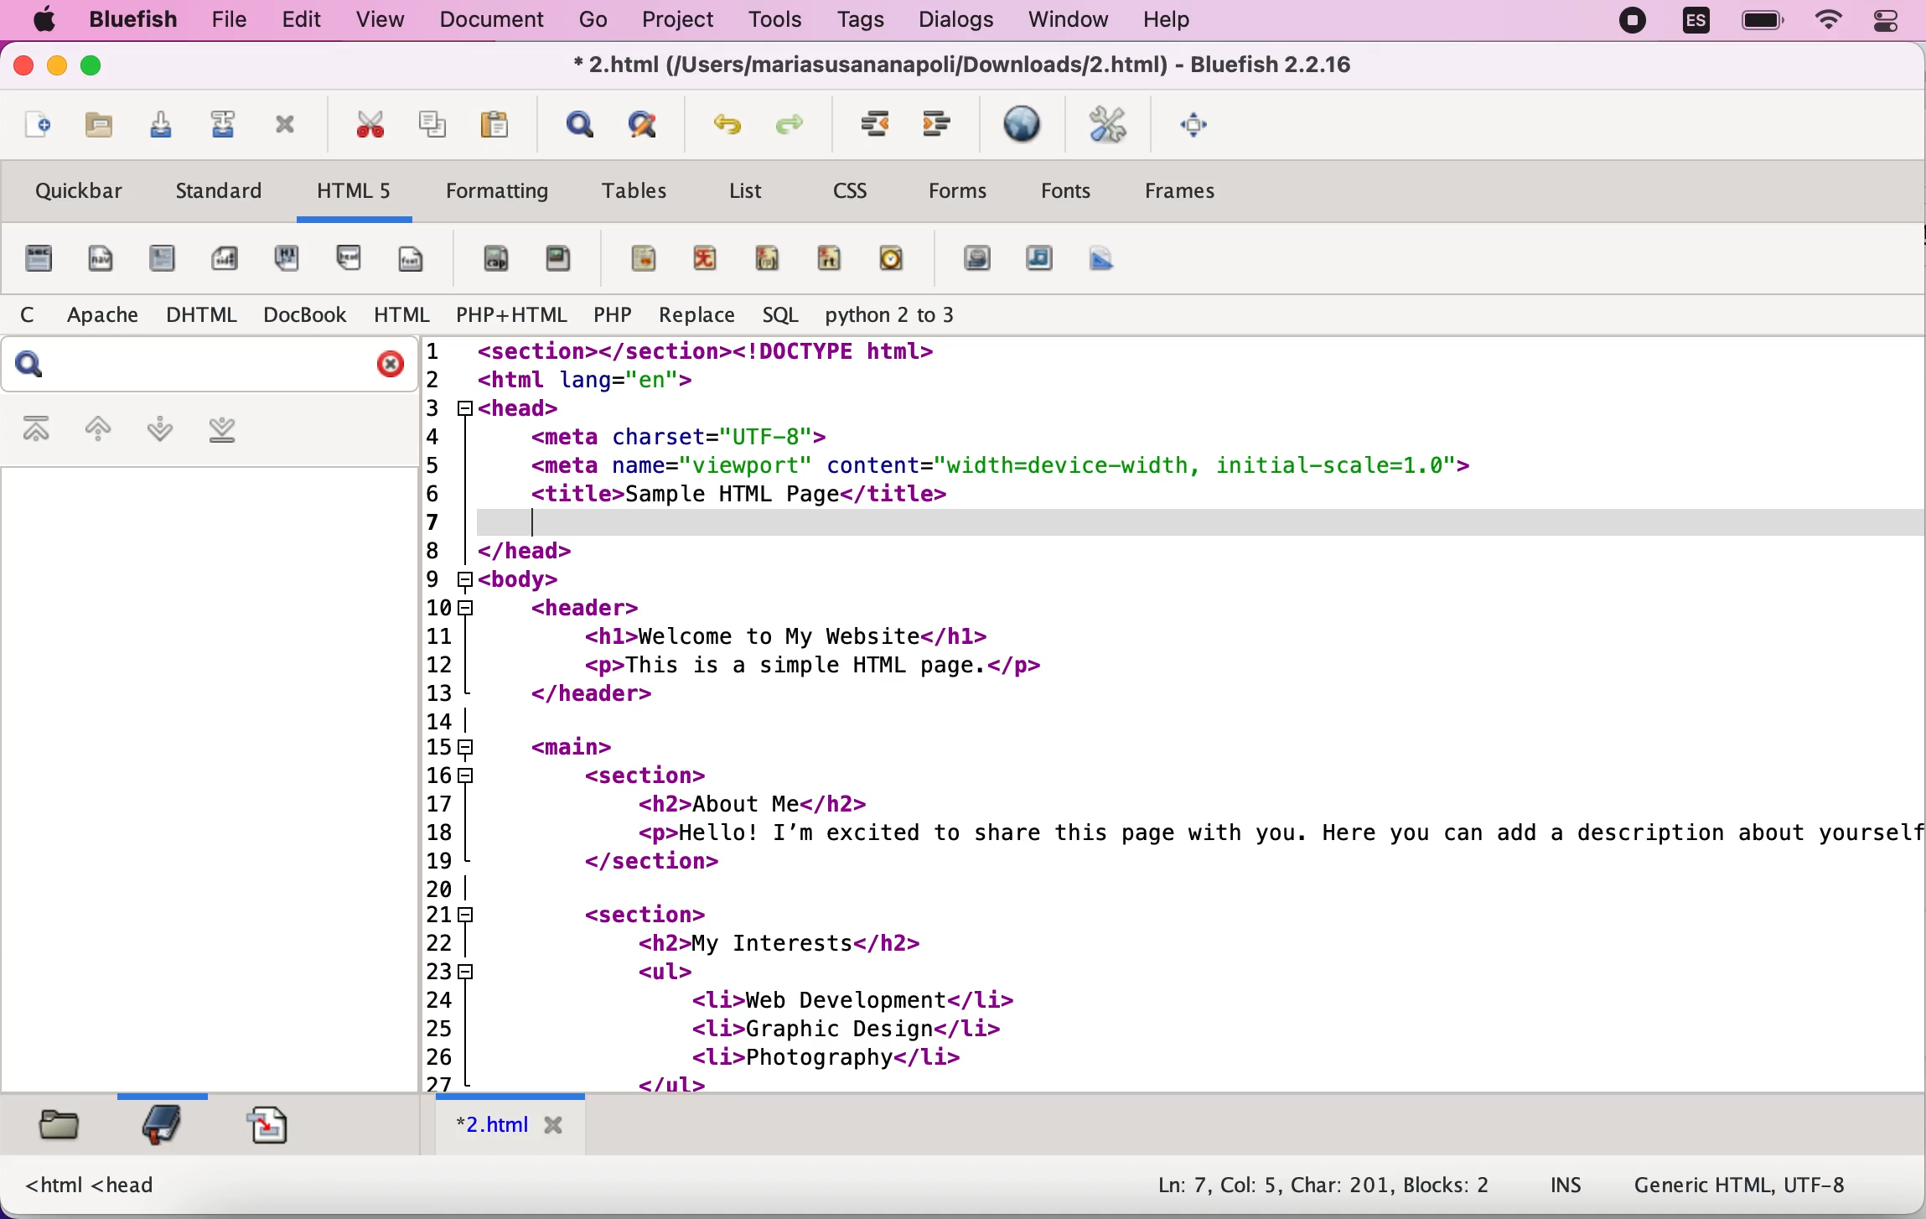  I want to click on standard, so click(223, 193).